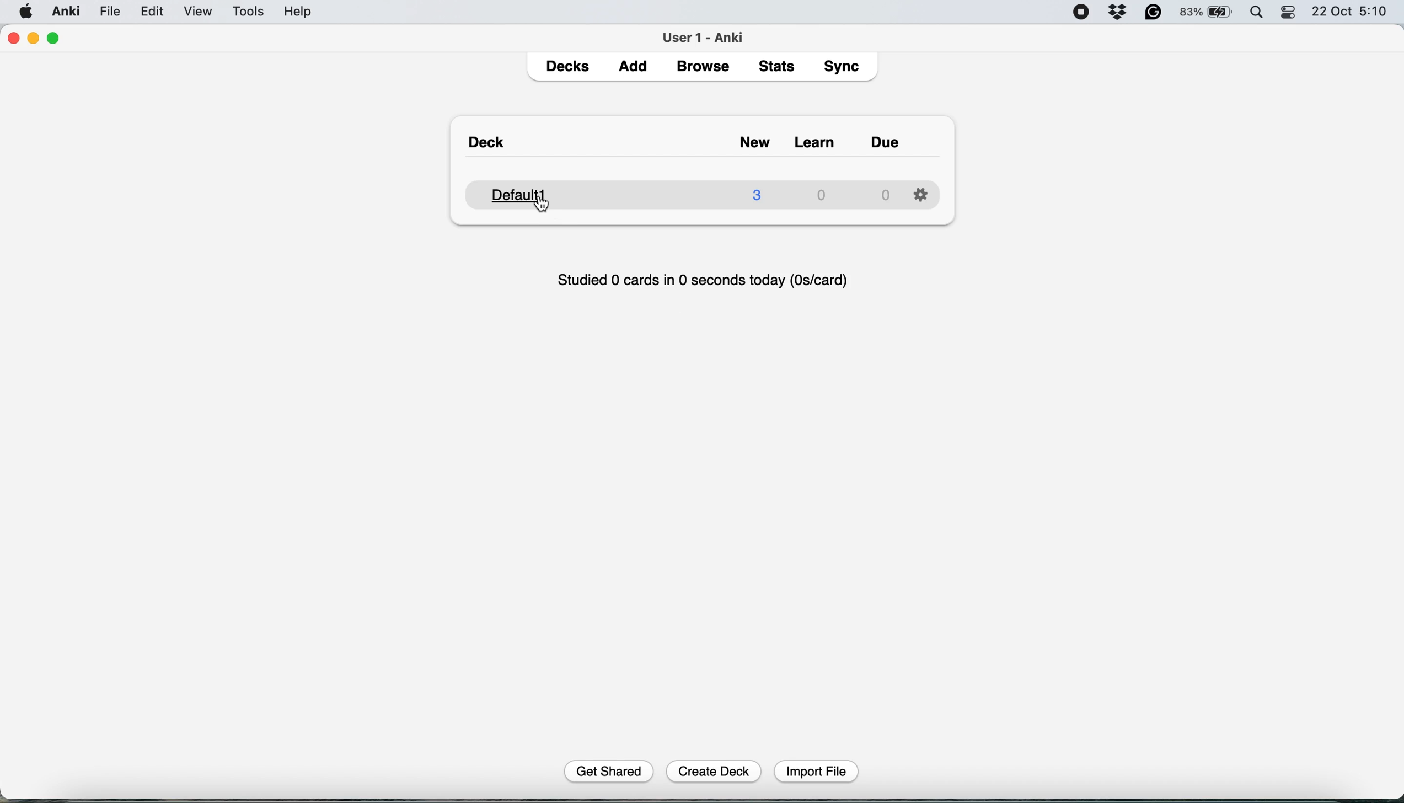  What do you see at coordinates (759, 143) in the screenshot?
I see `new` at bounding box center [759, 143].